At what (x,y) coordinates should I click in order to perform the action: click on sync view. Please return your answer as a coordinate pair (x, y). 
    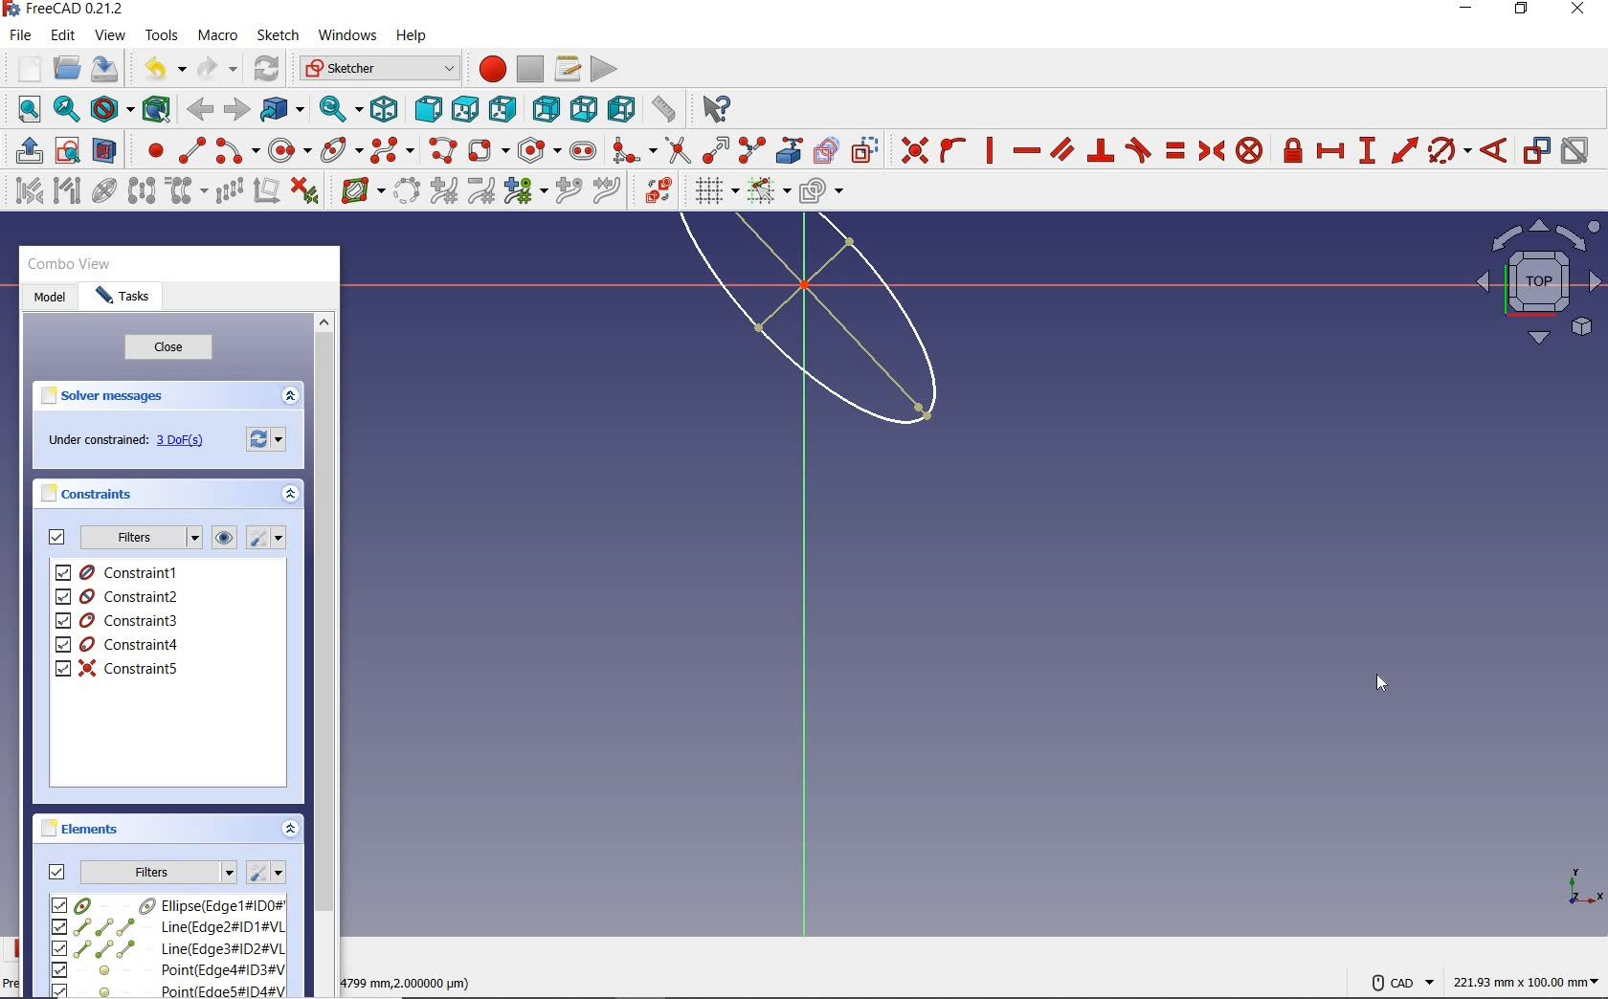
    Looking at the image, I should click on (342, 109).